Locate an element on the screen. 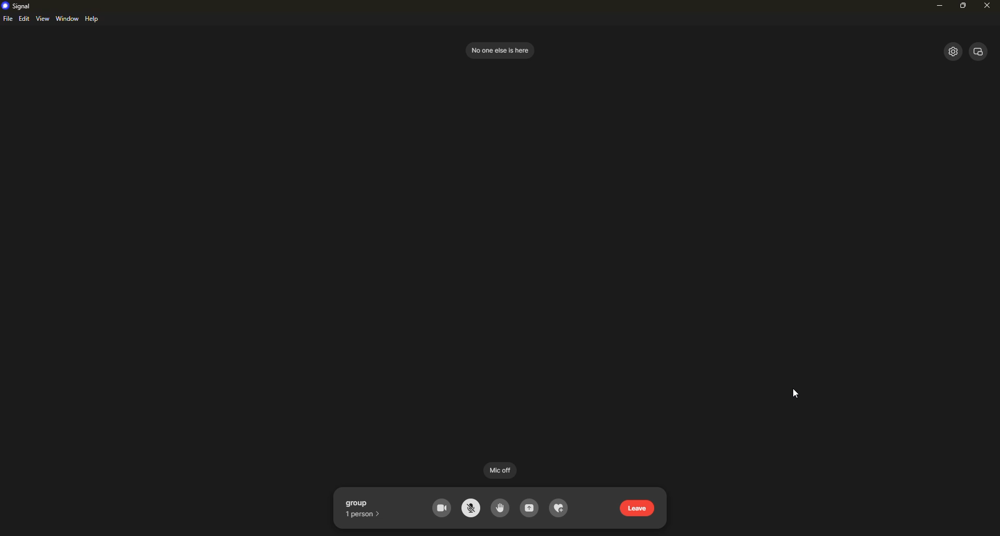  mute mic is located at coordinates (472, 508).